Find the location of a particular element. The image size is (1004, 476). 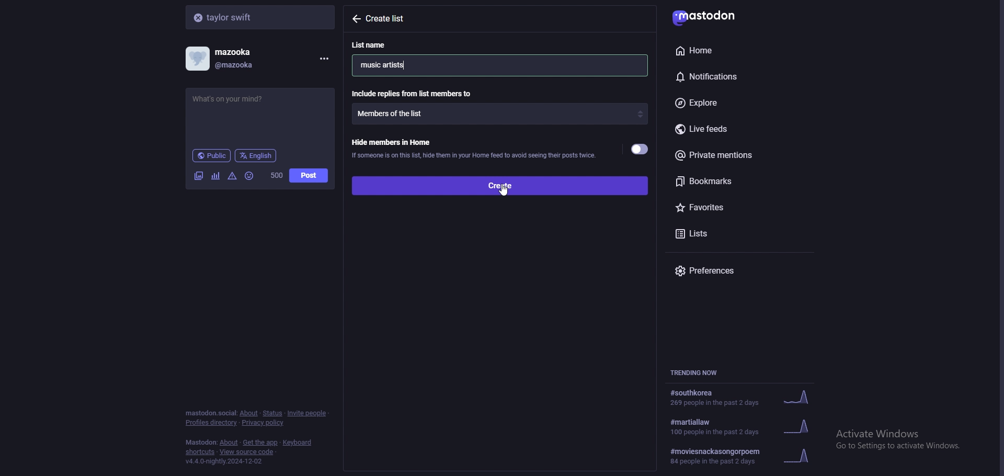

trending is located at coordinates (745, 456).